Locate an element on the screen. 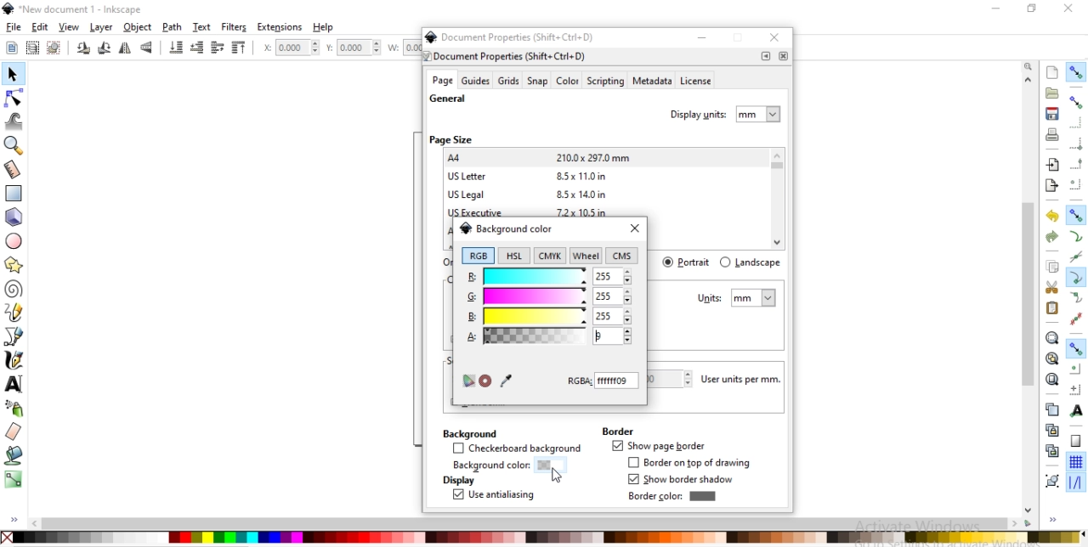  extensions is located at coordinates (280, 28).